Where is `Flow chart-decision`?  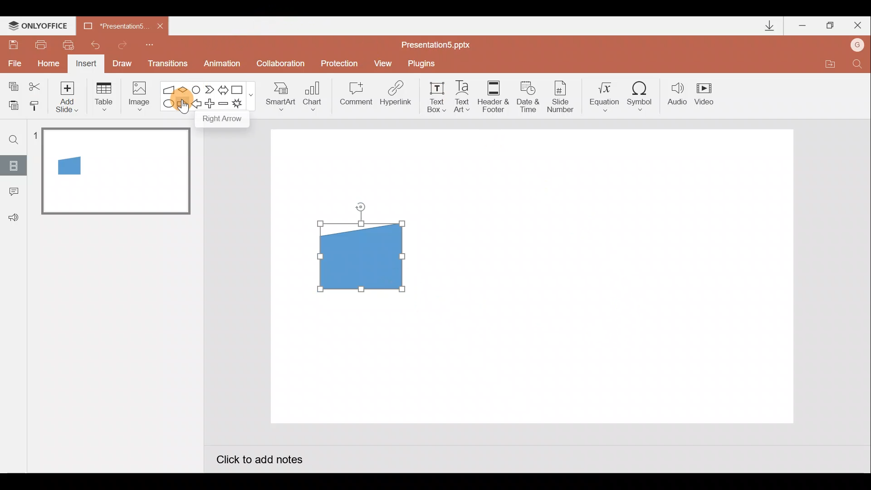 Flow chart-decision is located at coordinates (184, 89).